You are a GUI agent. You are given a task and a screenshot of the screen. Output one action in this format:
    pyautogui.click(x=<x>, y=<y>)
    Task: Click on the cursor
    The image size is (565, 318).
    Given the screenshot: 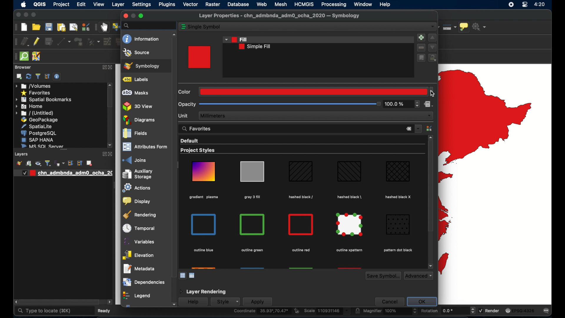 What is the action you would take?
    pyautogui.click(x=432, y=94)
    